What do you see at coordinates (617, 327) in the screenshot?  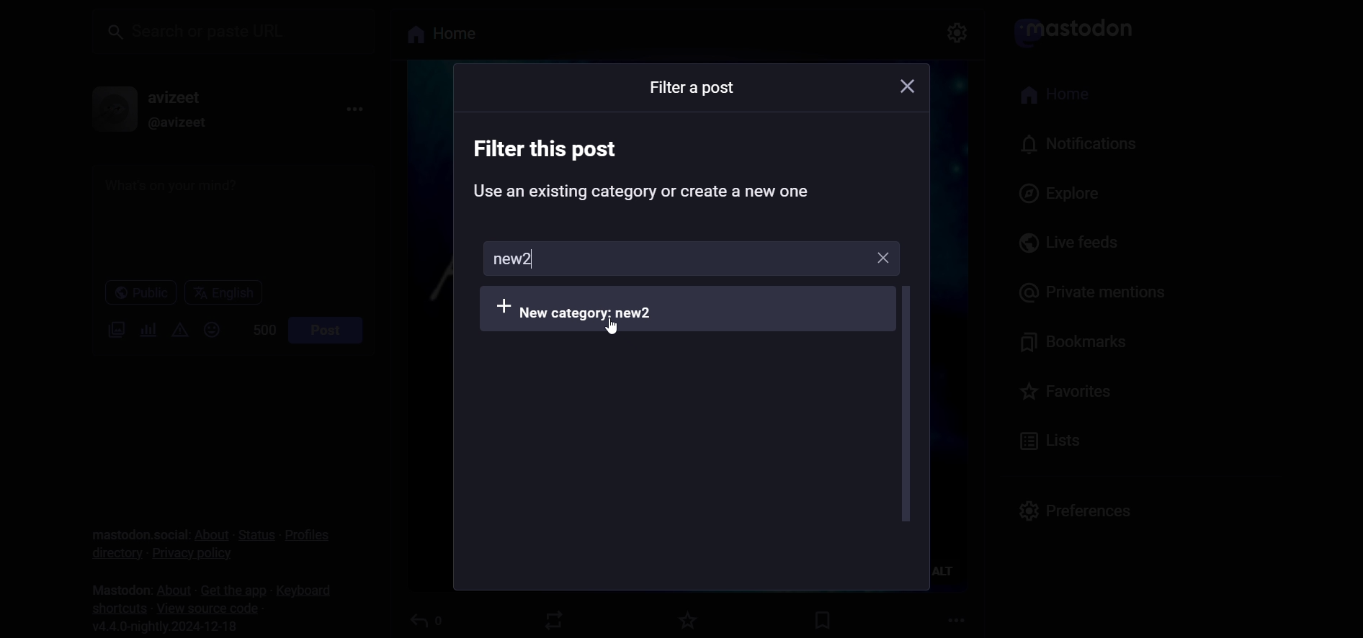 I see `Cursor` at bounding box center [617, 327].